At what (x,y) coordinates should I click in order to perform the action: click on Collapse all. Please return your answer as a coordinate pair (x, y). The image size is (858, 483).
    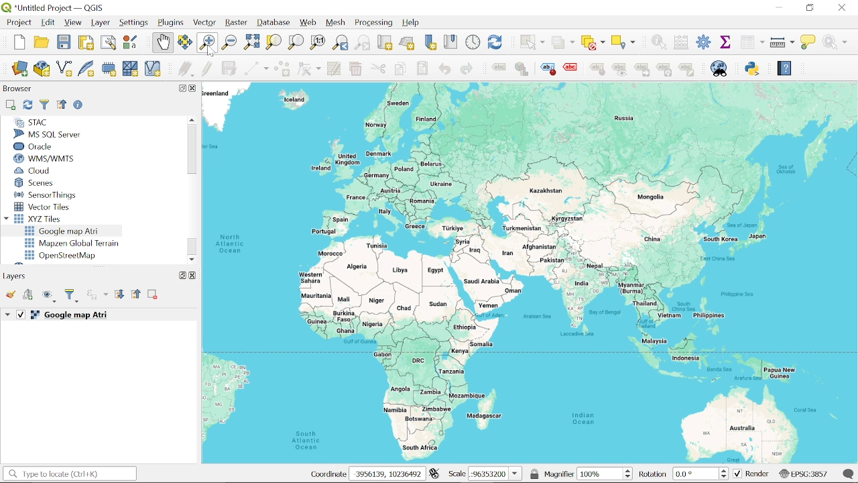
    Looking at the image, I should click on (137, 295).